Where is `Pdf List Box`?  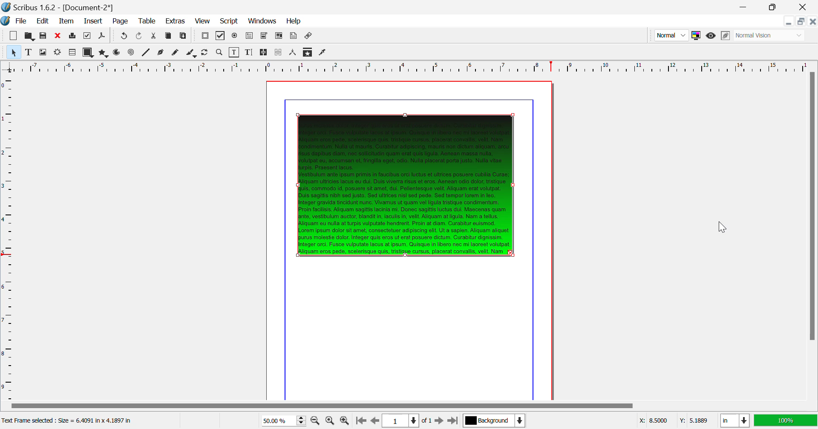 Pdf List Box is located at coordinates (279, 37).